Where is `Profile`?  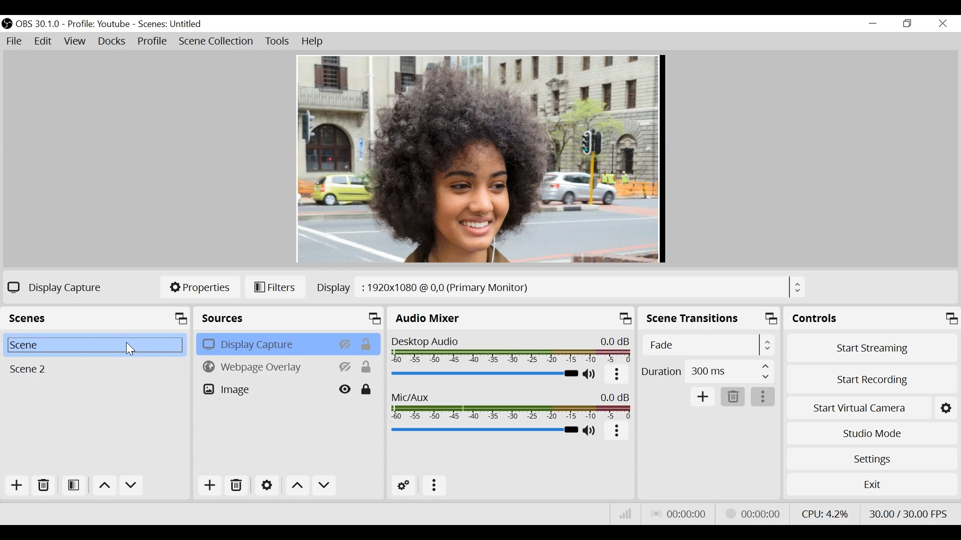 Profile is located at coordinates (100, 24).